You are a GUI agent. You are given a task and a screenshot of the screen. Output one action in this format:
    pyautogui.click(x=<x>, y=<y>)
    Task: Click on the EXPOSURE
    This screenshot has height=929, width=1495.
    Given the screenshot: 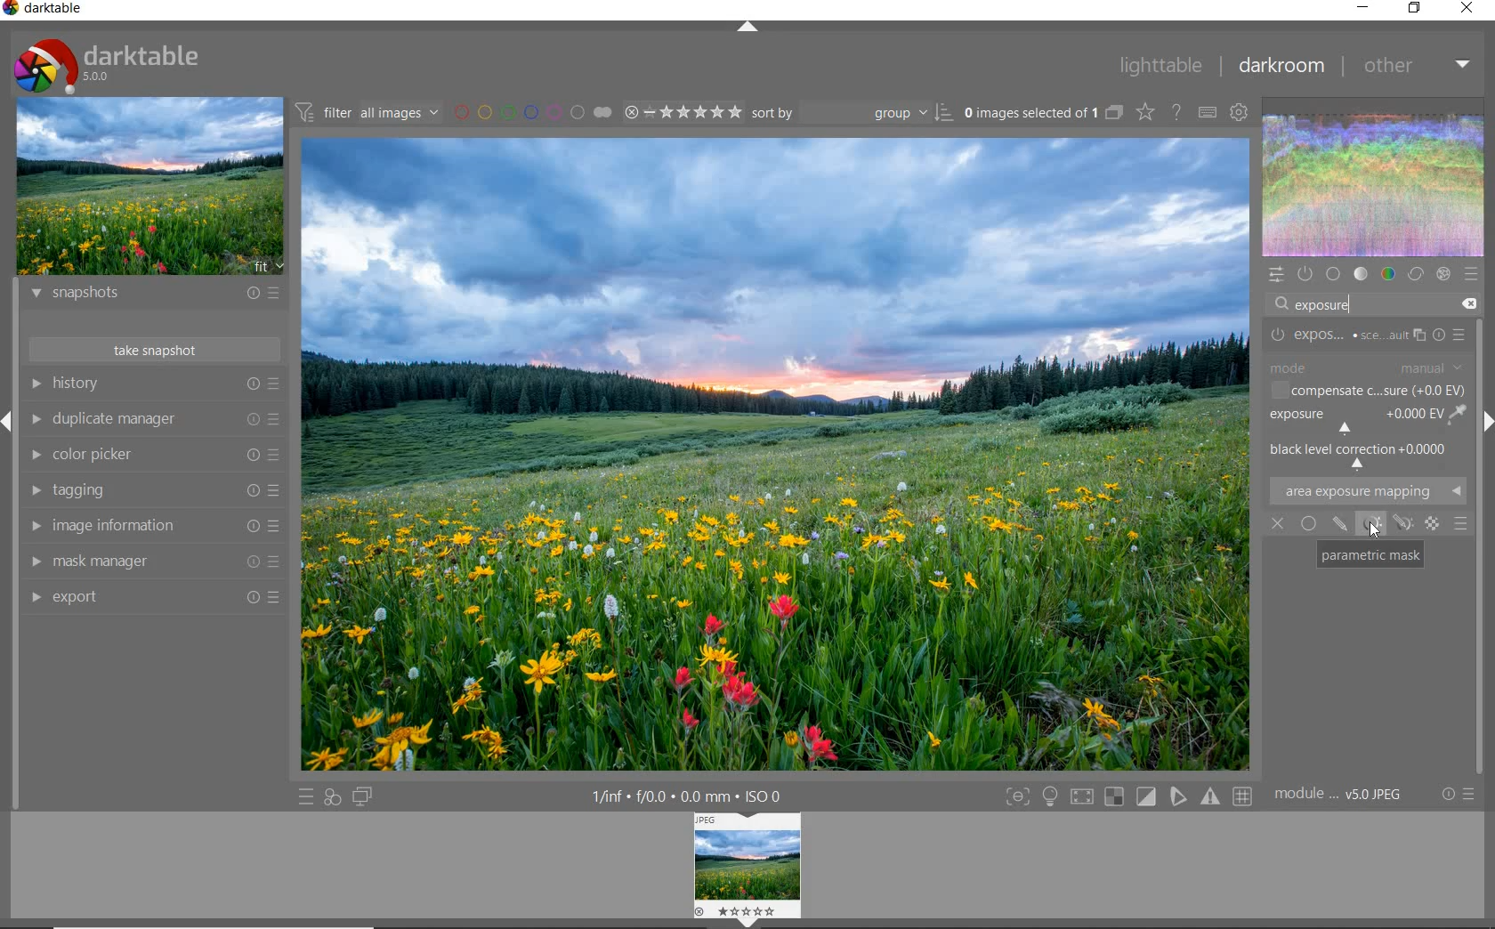 What is the action you would take?
    pyautogui.click(x=1370, y=335)
    